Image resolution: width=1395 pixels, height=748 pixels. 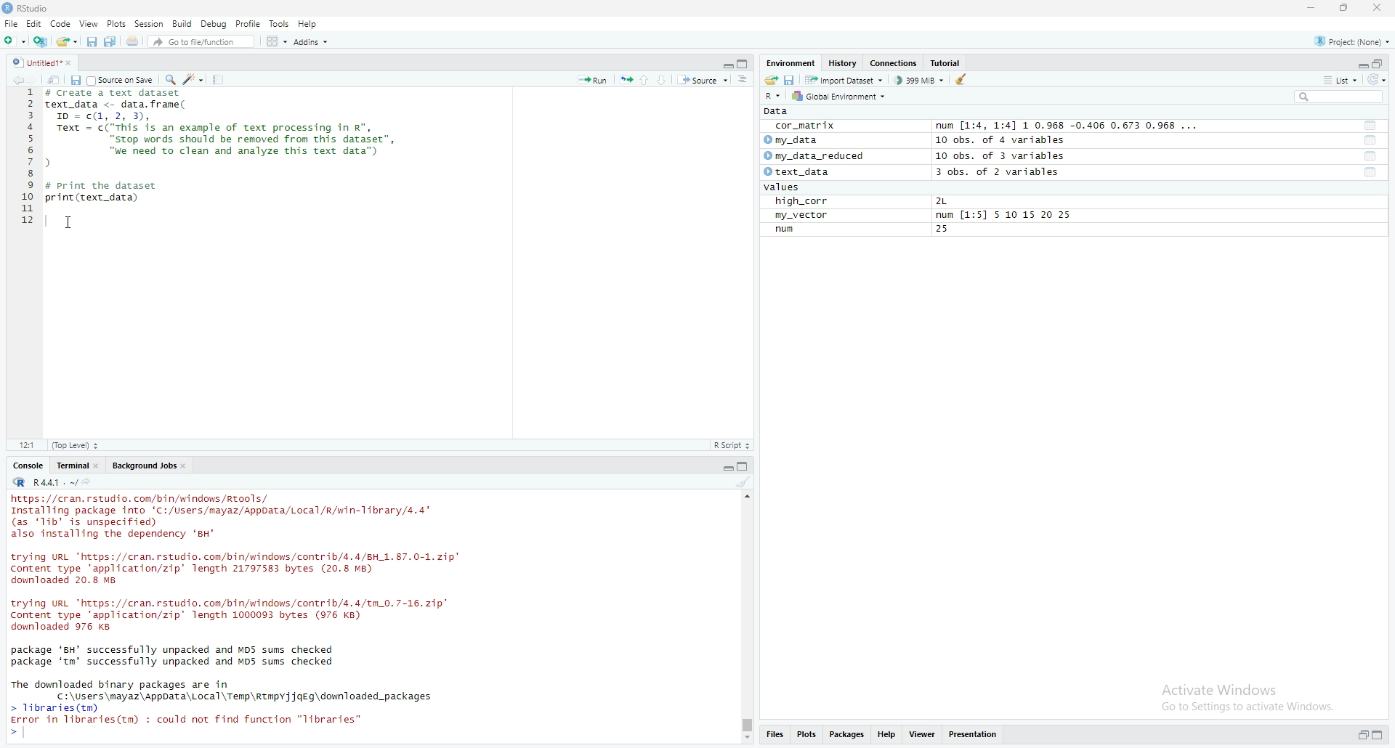 What do you see at coordinates (781, 229) in the screenshot?
I see `run` at bounding box center [781, 229].